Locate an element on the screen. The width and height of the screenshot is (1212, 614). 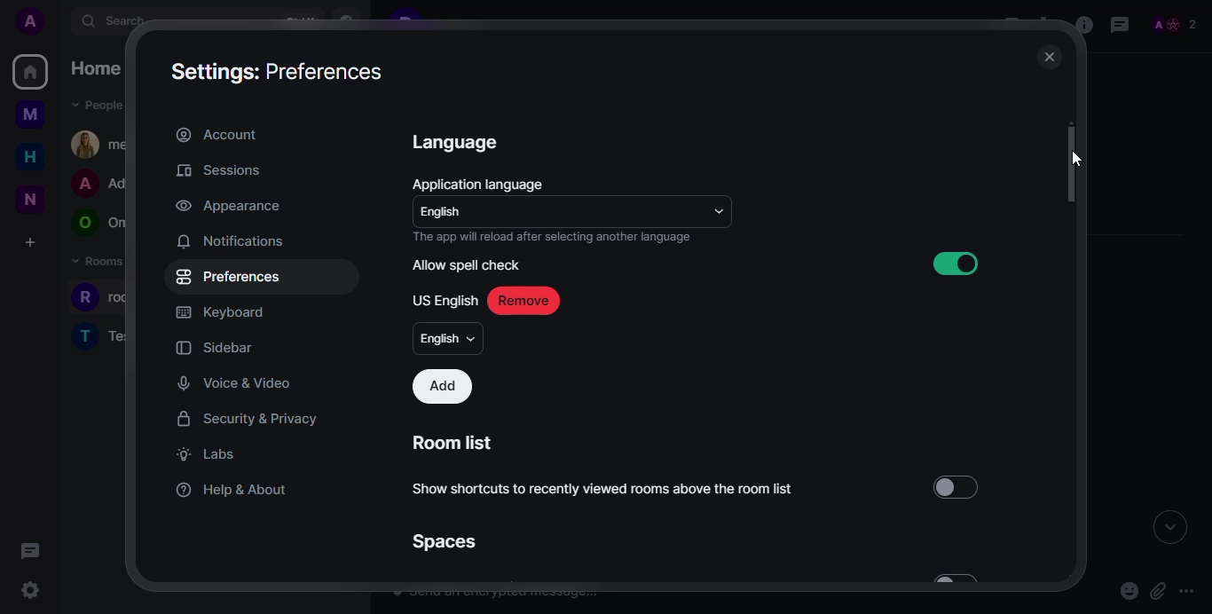
allow spell check is located at coordinates (467, 265).